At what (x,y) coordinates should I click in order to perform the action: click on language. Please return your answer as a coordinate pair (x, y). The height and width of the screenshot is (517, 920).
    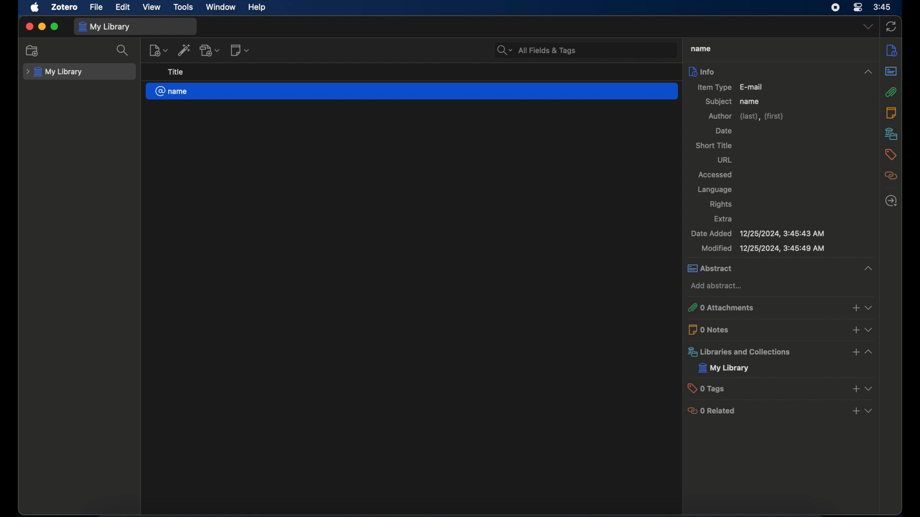
    Looking at the image, I should click on (714, 190).